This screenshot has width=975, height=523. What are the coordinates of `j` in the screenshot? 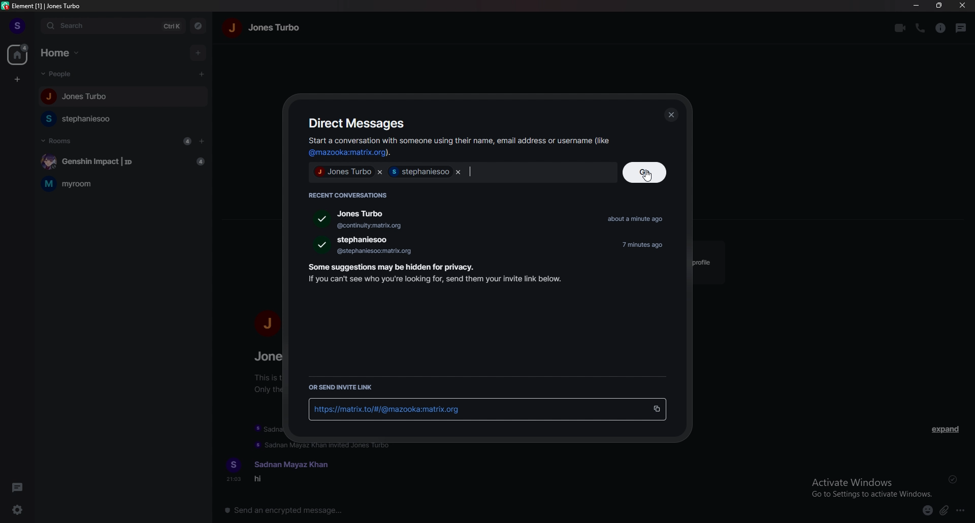 It's located at (234, 30).